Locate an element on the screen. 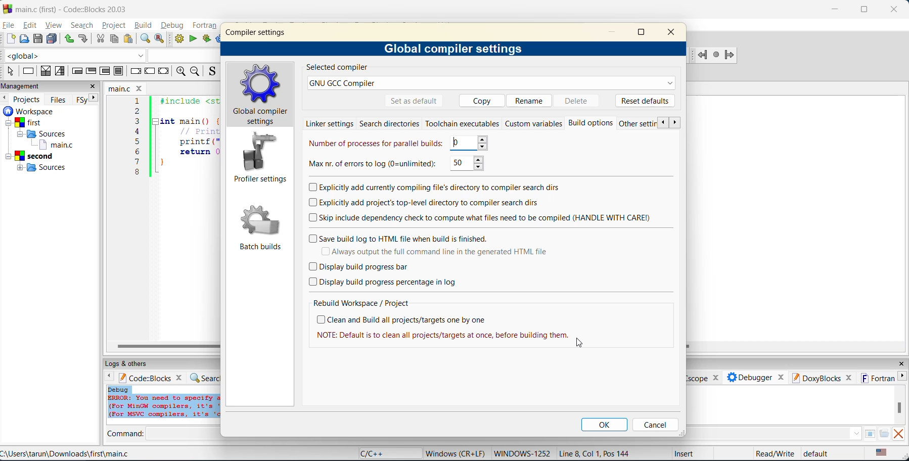 The image size is (909, 461). minimize is located at coordinates (836, 9).